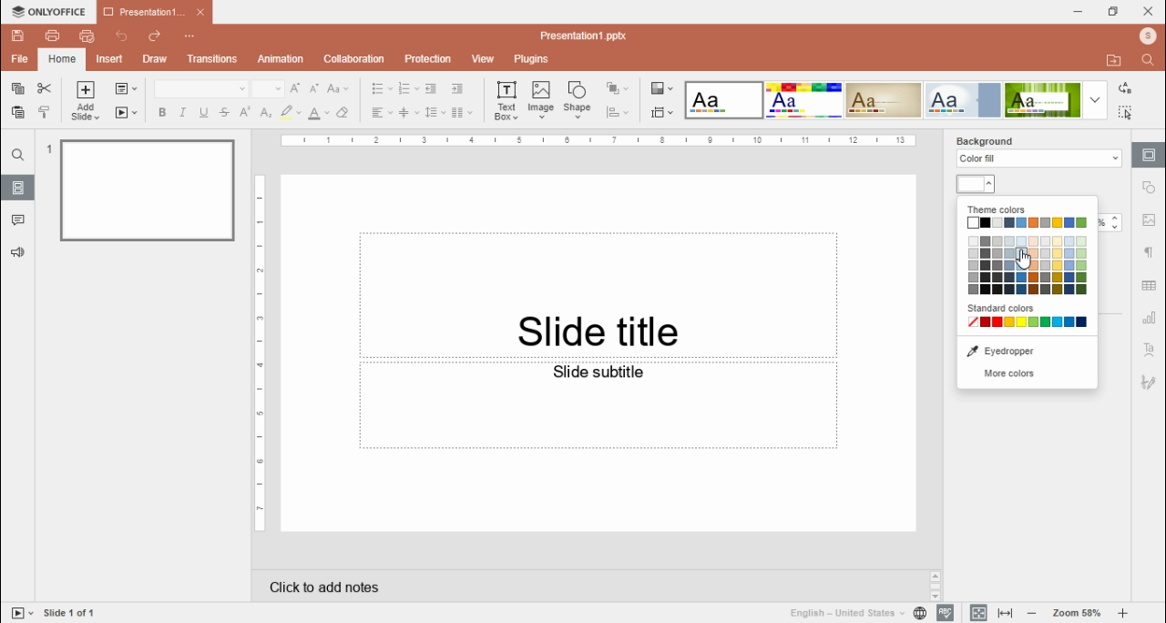  I want to click on quick print, so click(87, 36).